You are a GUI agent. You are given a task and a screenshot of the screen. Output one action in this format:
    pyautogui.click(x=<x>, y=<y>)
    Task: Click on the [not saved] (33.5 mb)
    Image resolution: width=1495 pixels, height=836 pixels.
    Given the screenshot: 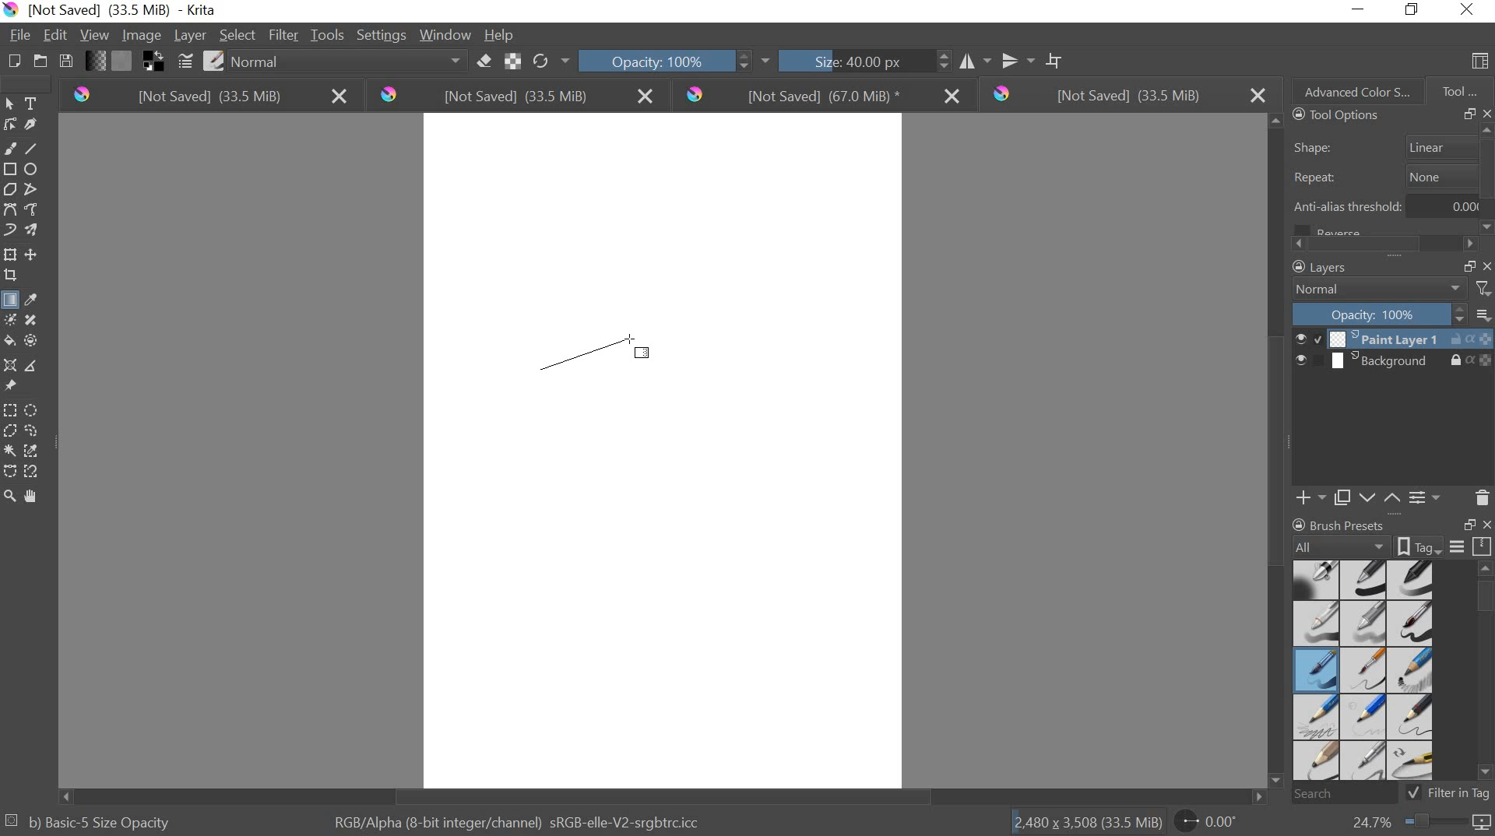 What is the action you would take?
    pyautogui.click(x=518, y=97)
    